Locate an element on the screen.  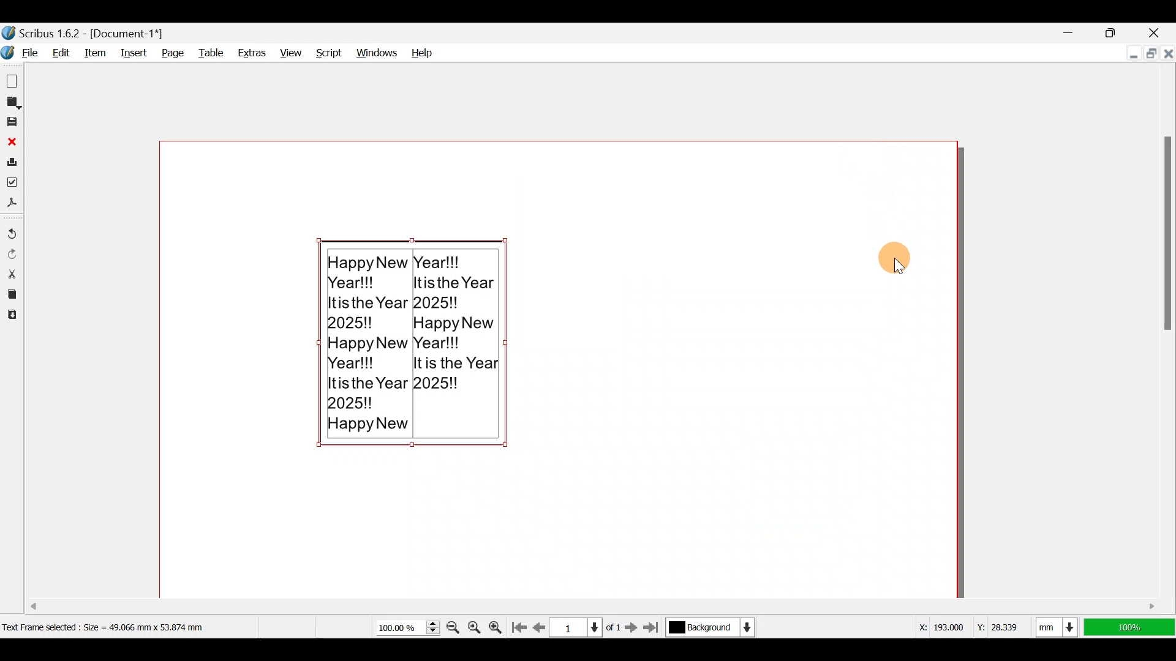
Cursor is located at coordinates (901, 255).